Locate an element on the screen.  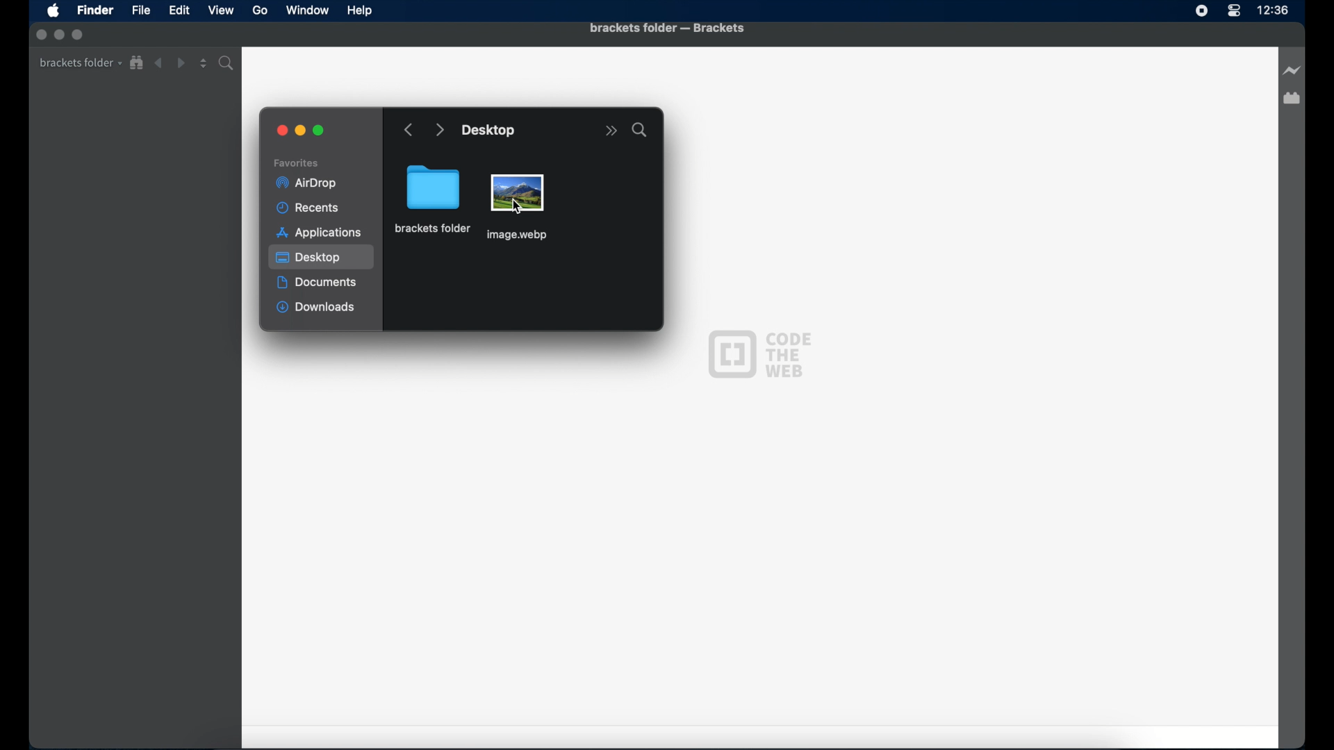
extension manager is located at coordinates (1292, 99).